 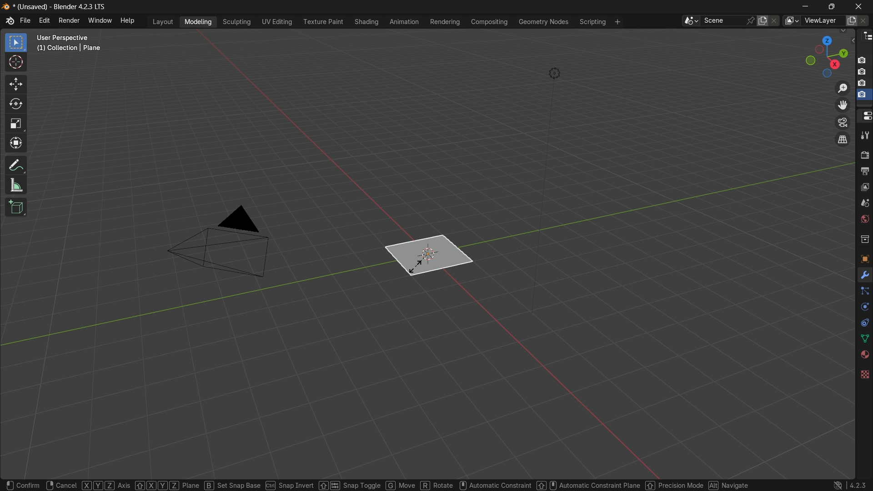 What do you see at coordinates (865, 276) in the screenshot?
I see `tools` at bounding box center [865, 276].